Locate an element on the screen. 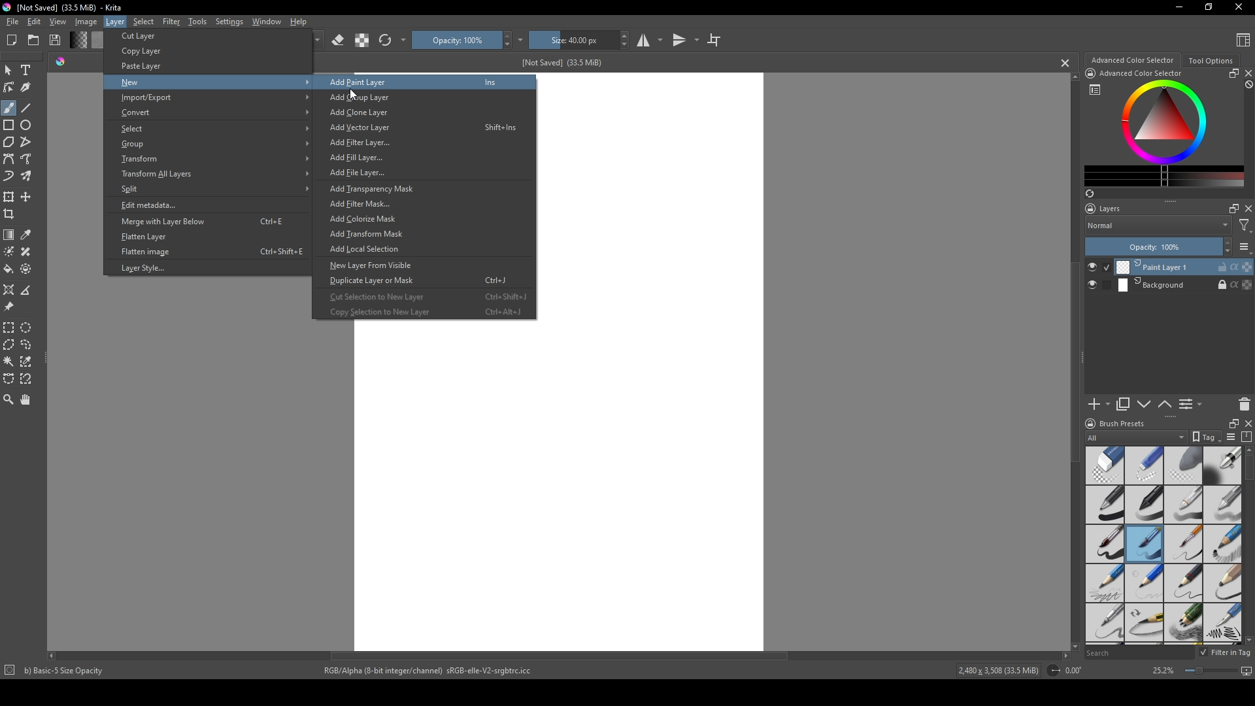  Add Transparency Mask is located at coordinates (374, 190).